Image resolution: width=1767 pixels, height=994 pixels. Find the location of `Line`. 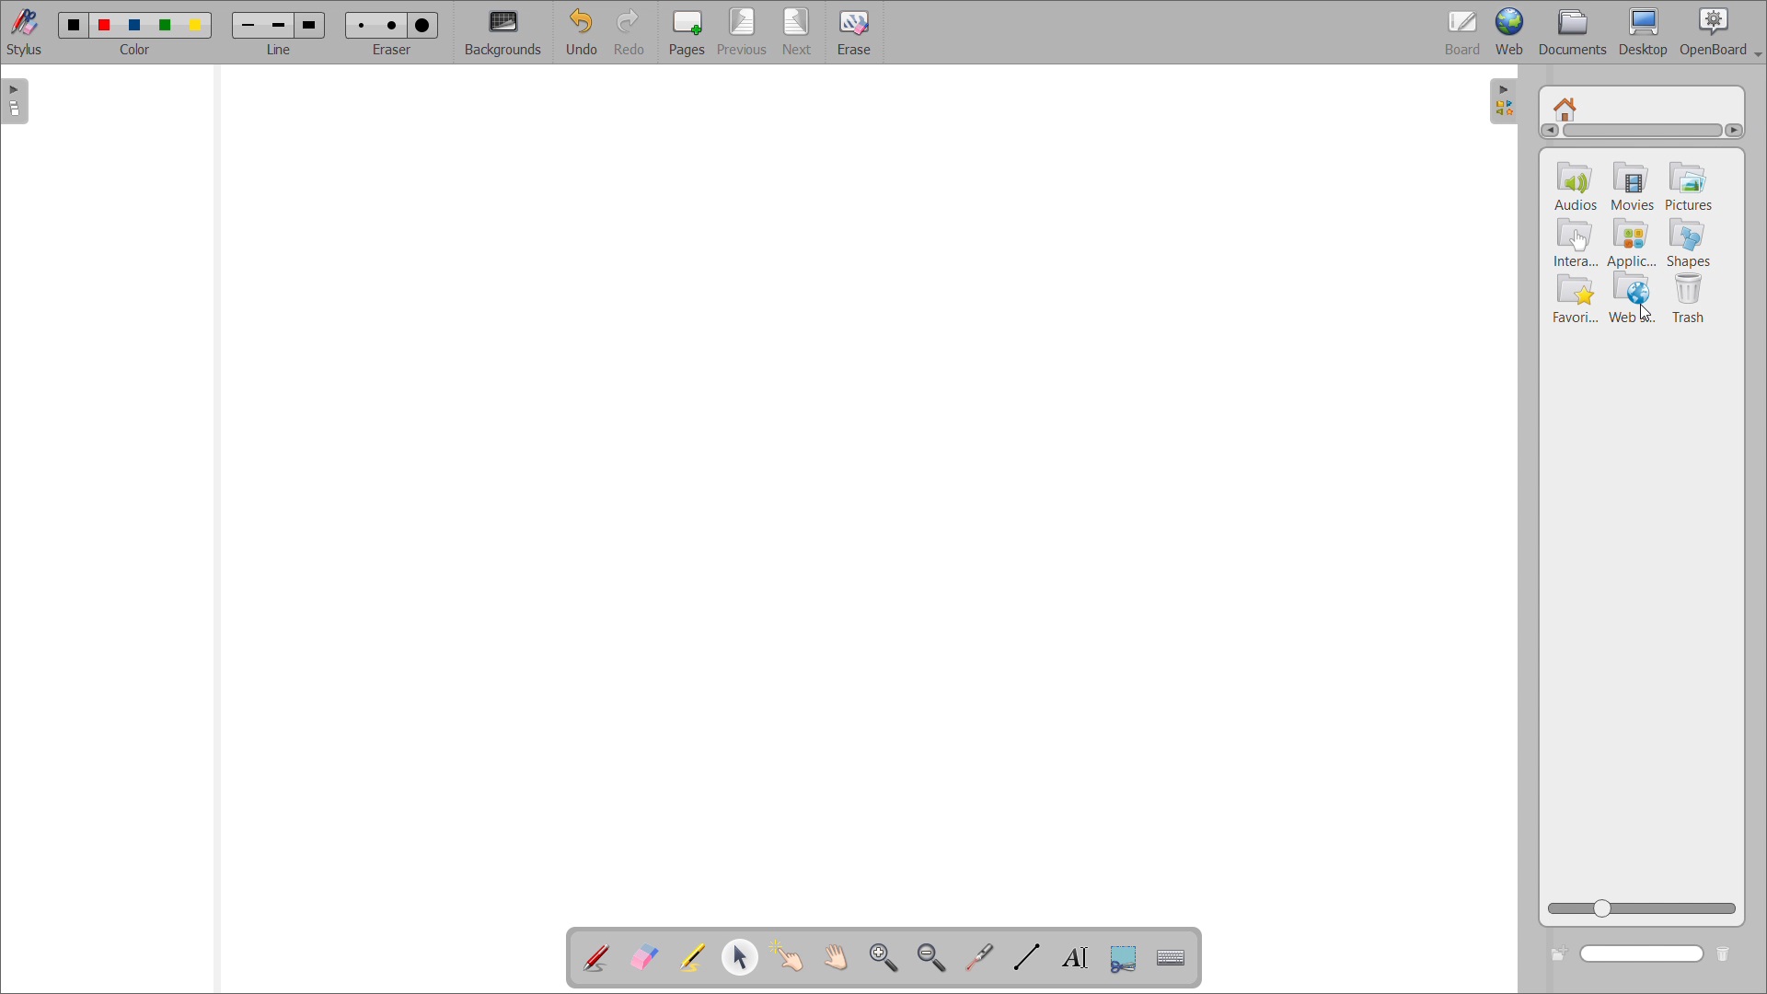

Line is located at coordinates (280, 50).